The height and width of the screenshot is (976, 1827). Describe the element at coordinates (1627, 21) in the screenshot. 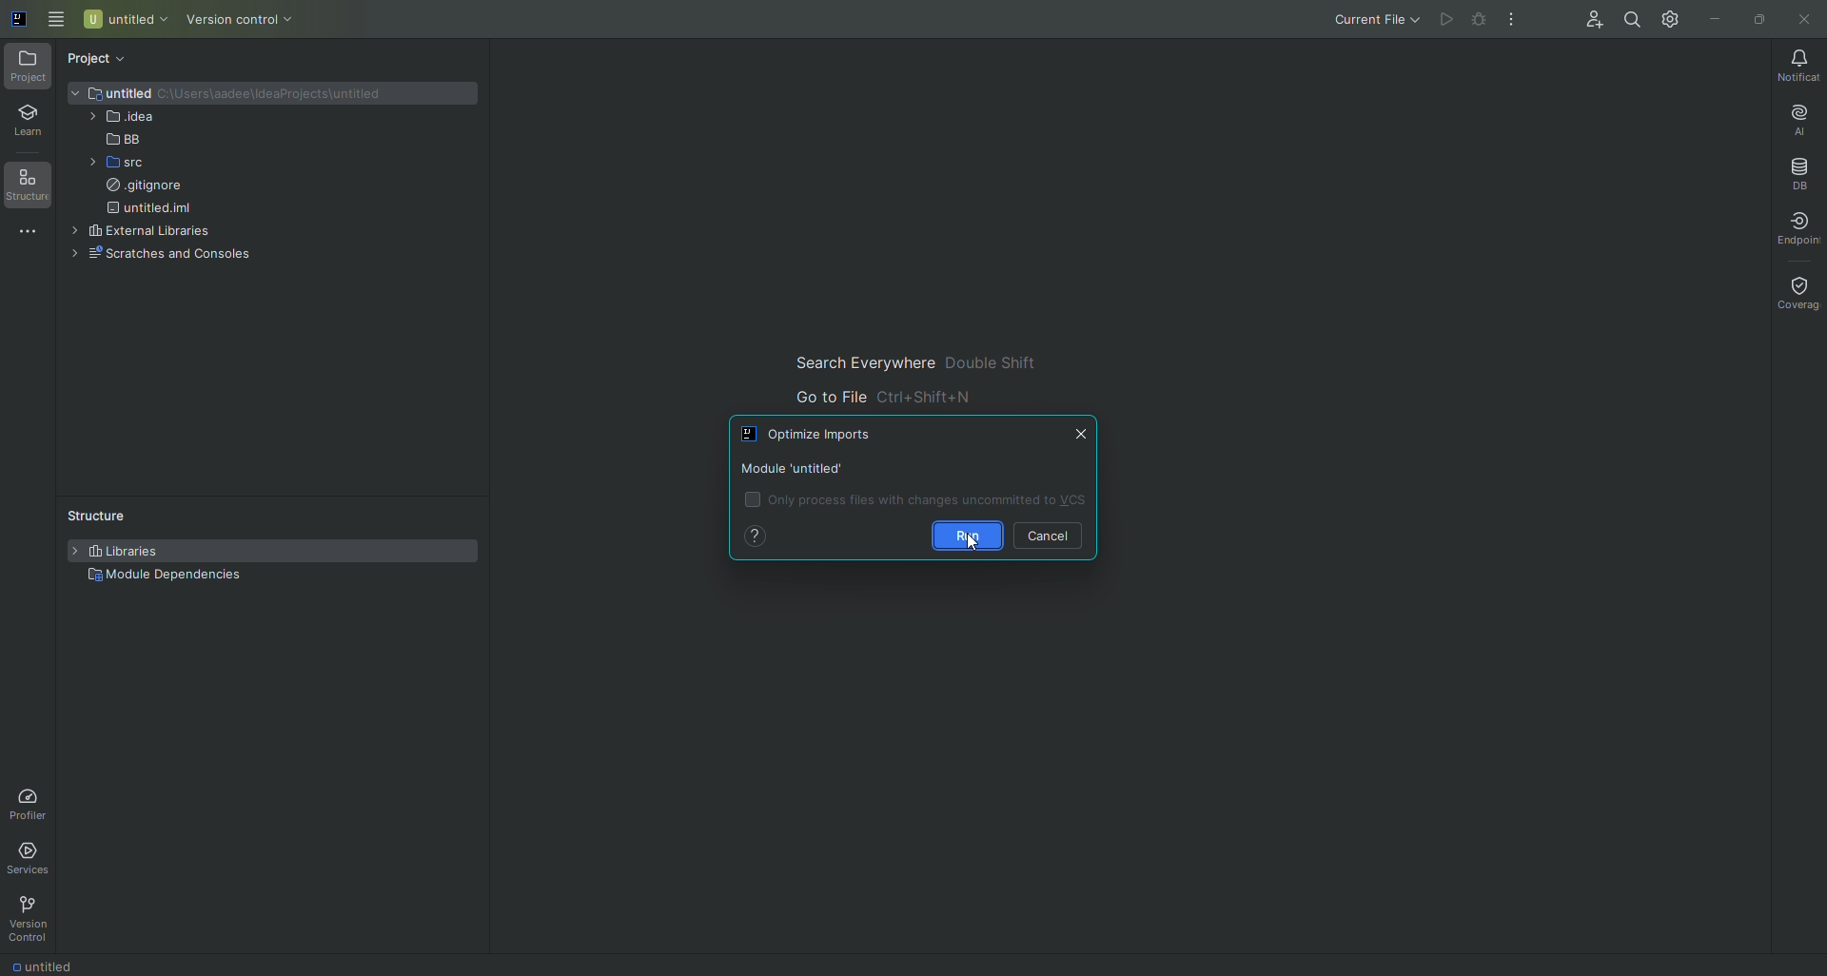

I see `Search` at that location.